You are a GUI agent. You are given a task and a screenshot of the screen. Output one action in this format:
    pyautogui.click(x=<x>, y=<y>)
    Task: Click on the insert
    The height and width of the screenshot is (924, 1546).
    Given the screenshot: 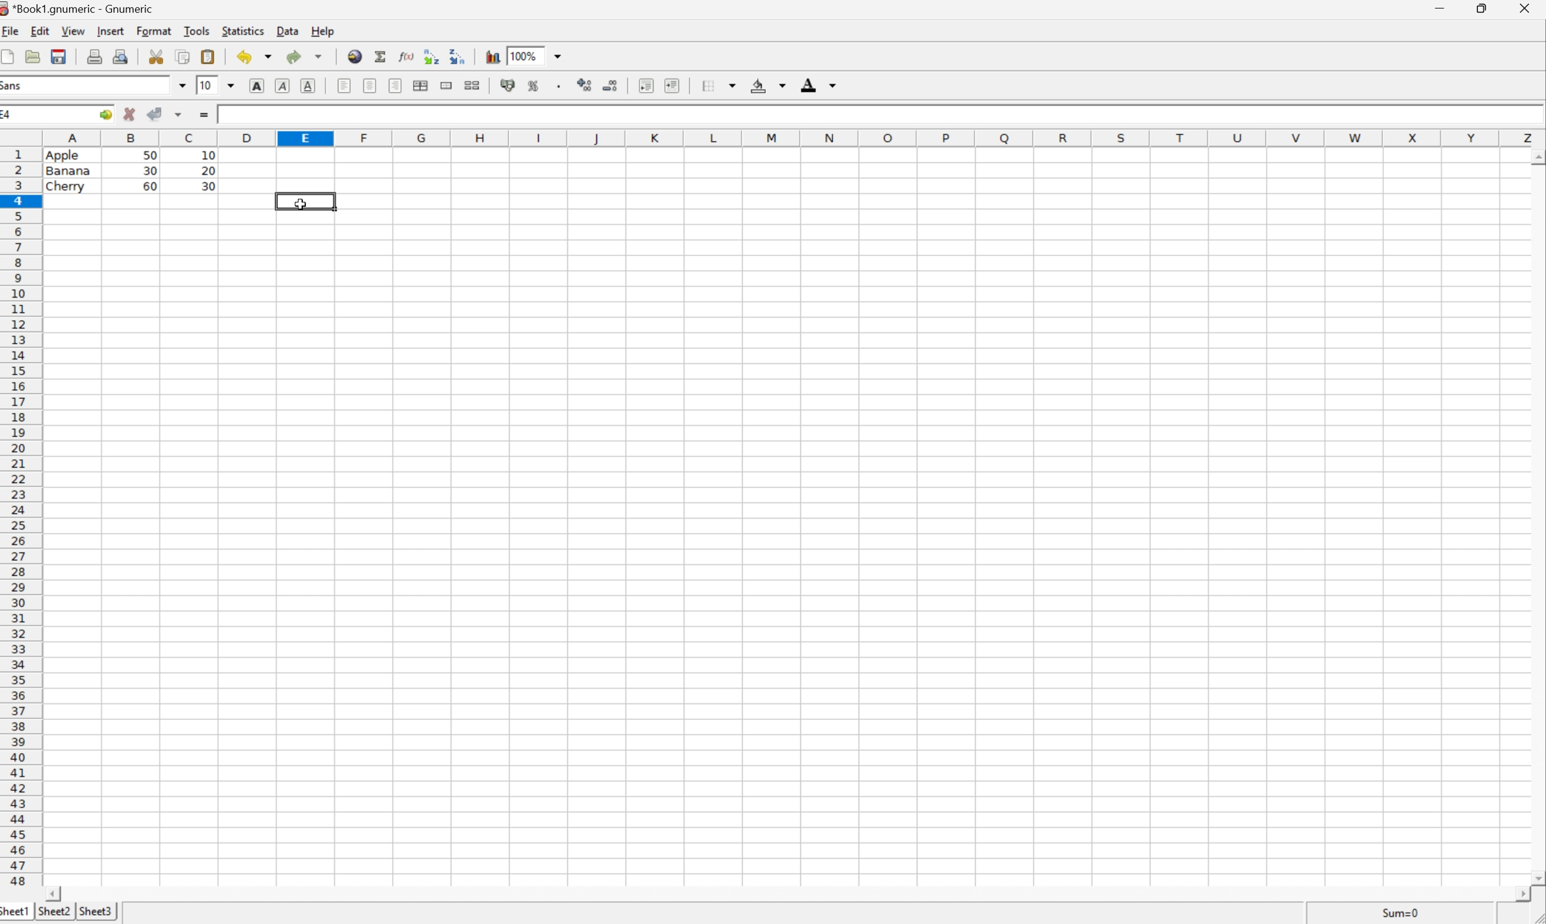 What is the action you would take?
    pyautogui.click(x=113, y=31)
    